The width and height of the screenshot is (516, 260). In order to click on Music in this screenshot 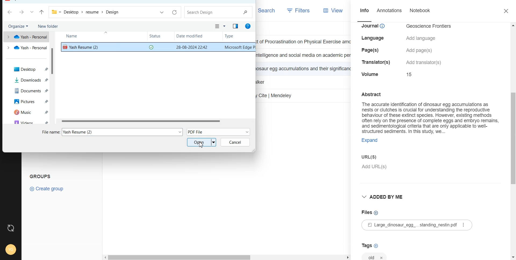, I will do `click(26, 112)`.